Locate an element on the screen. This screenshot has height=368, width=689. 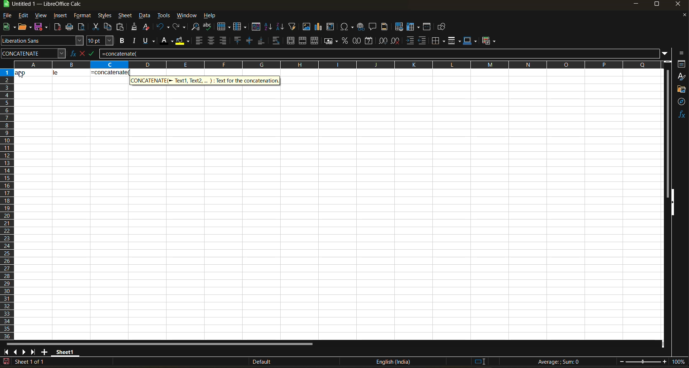
scroll to first sheet is located at coordinates (6, 351).